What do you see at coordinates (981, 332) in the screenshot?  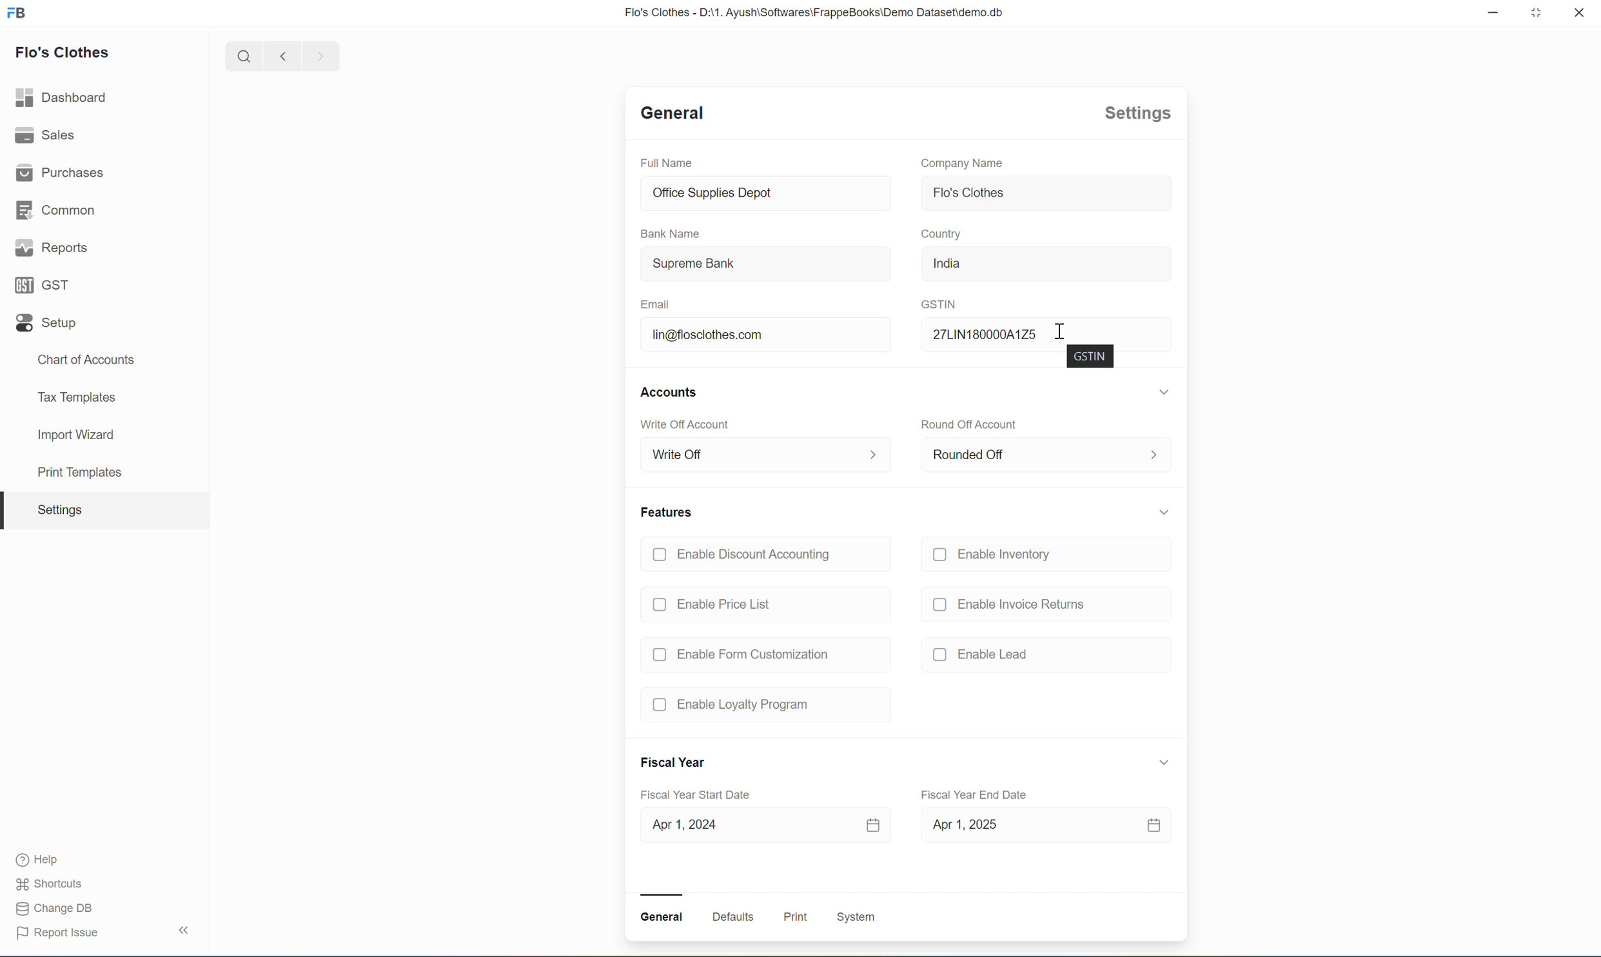 I see `27LIN
N180000A1Z:
00A1Z5` at bounding box center [981, 332].